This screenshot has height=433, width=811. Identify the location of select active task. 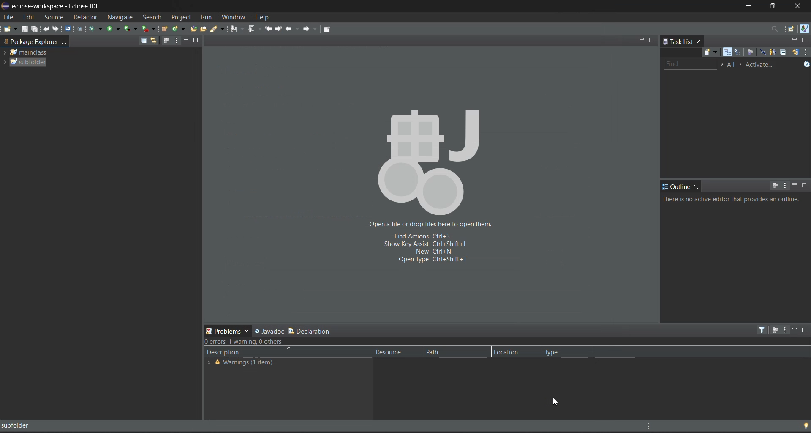
(743, 65).